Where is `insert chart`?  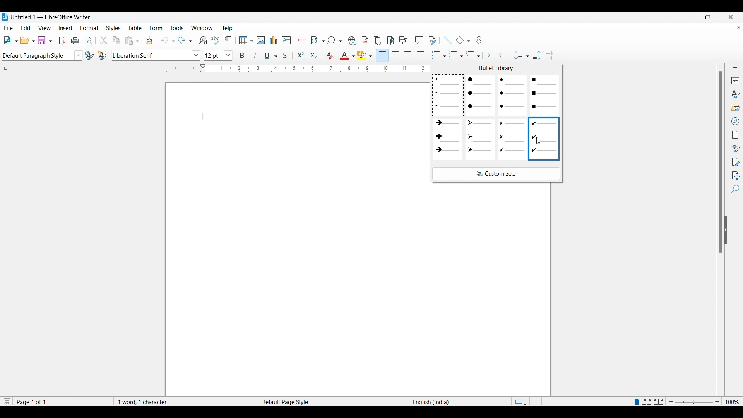
insert chart is located at coordinates (274, 39).